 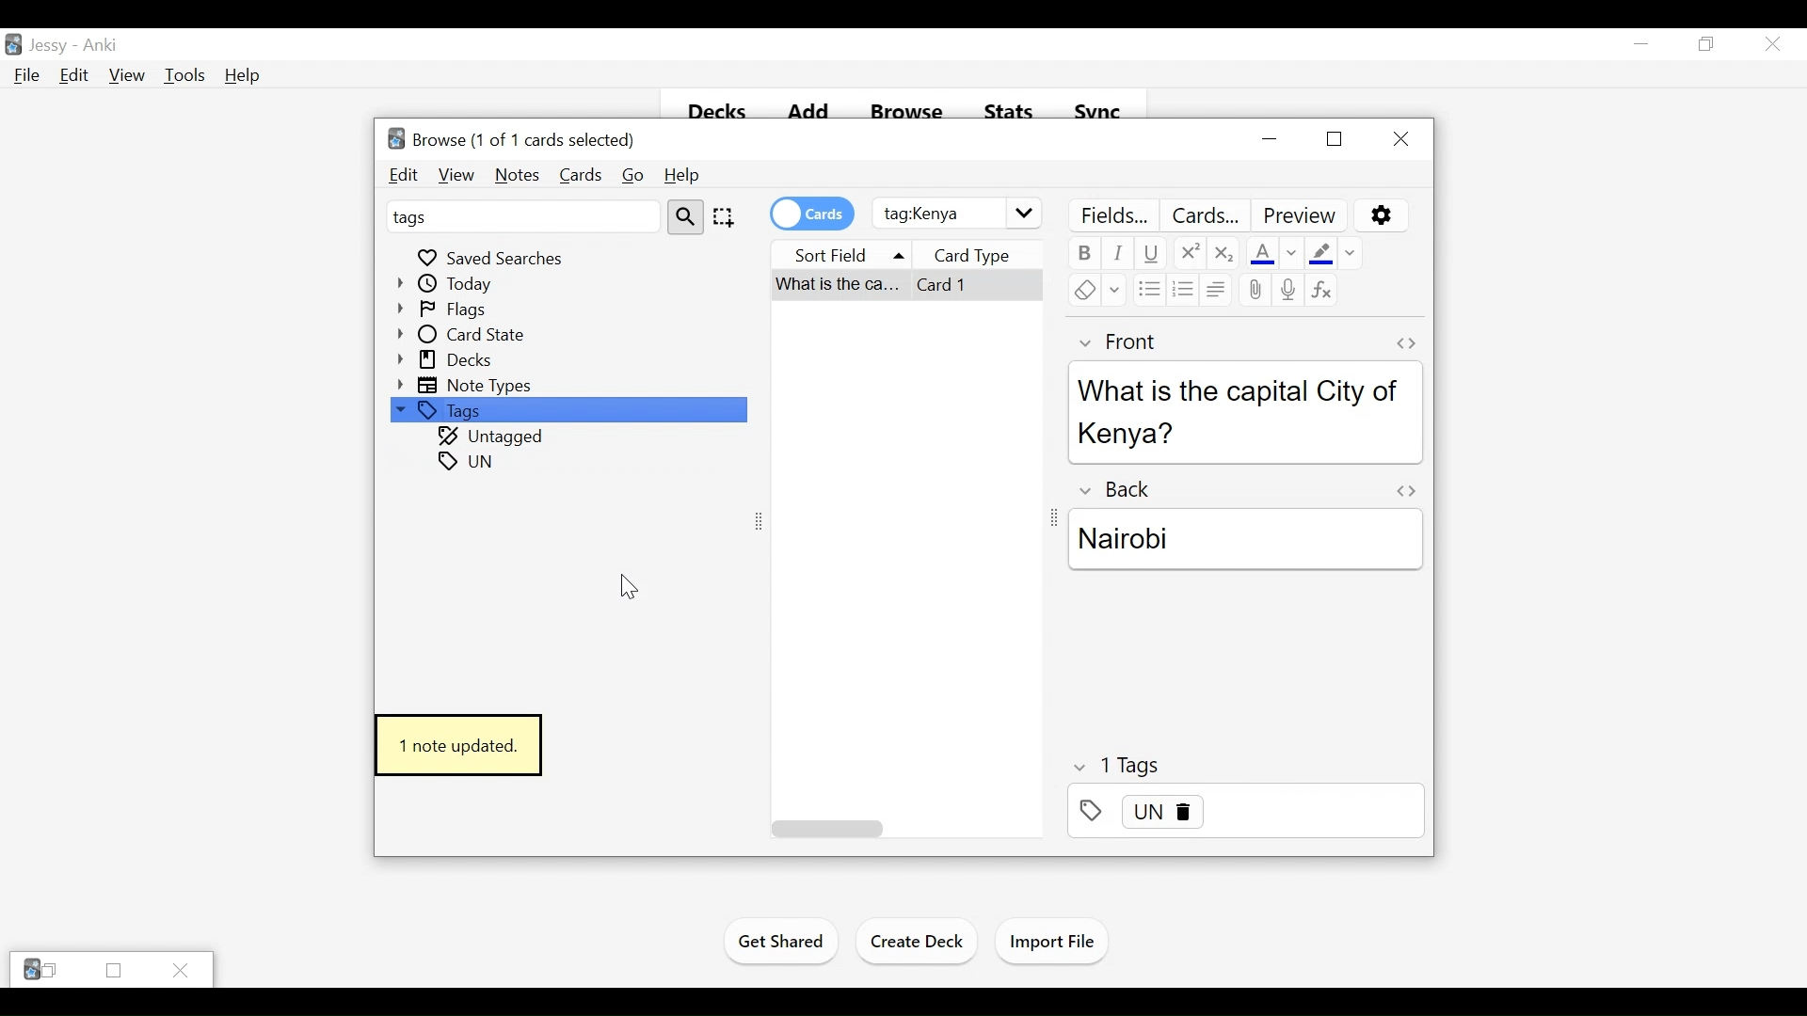 What do you see at coordinates (72, 76) in the screenshot?
I see `Edit` at bounding box center [72, 76].